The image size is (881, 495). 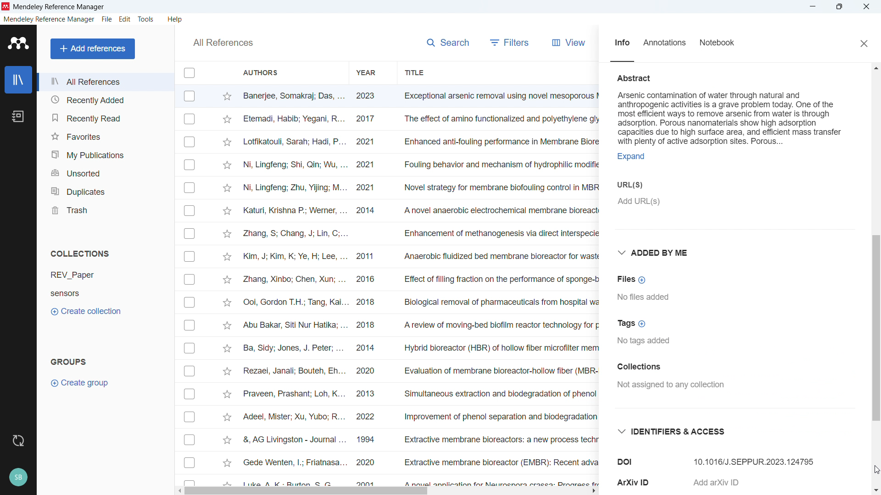 What do you see at coordinates (636, 77) in the screenshot?
I see `abstract` at bounding box center [636, 77].